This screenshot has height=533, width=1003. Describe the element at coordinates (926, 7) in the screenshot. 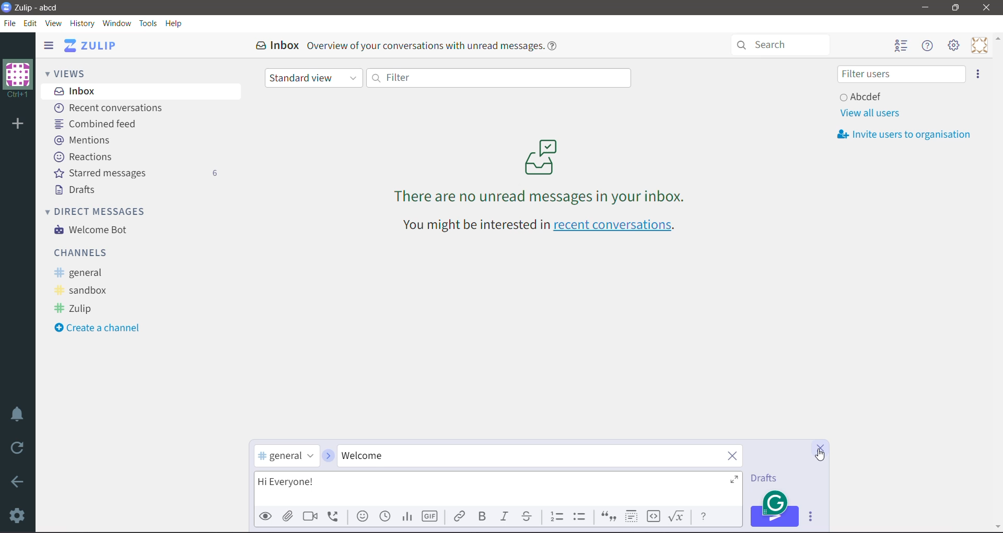

I see `Minimize` at that location.